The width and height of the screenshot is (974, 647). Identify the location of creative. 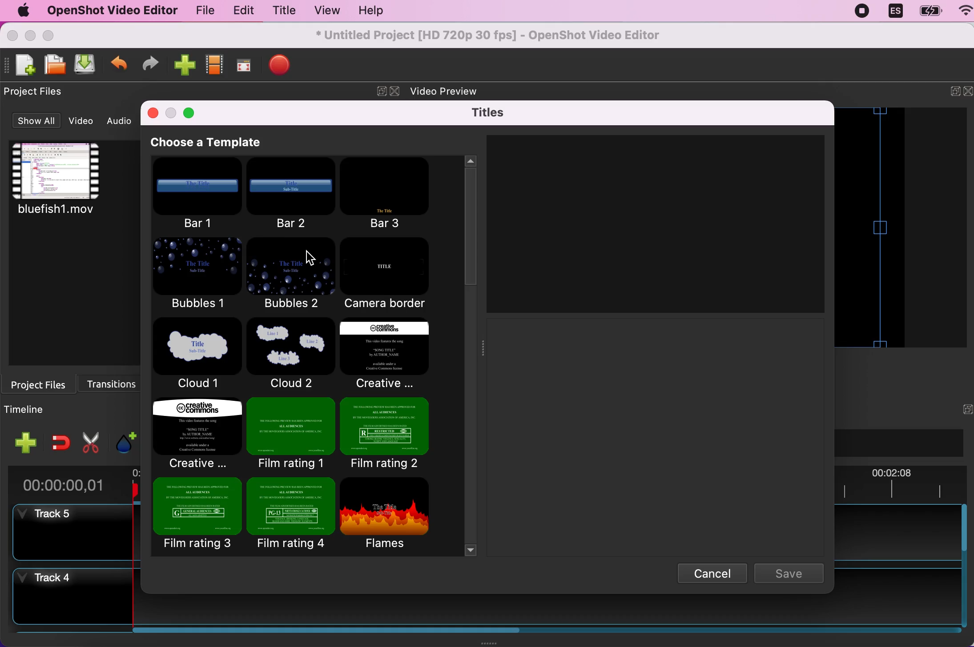
(198, 431).